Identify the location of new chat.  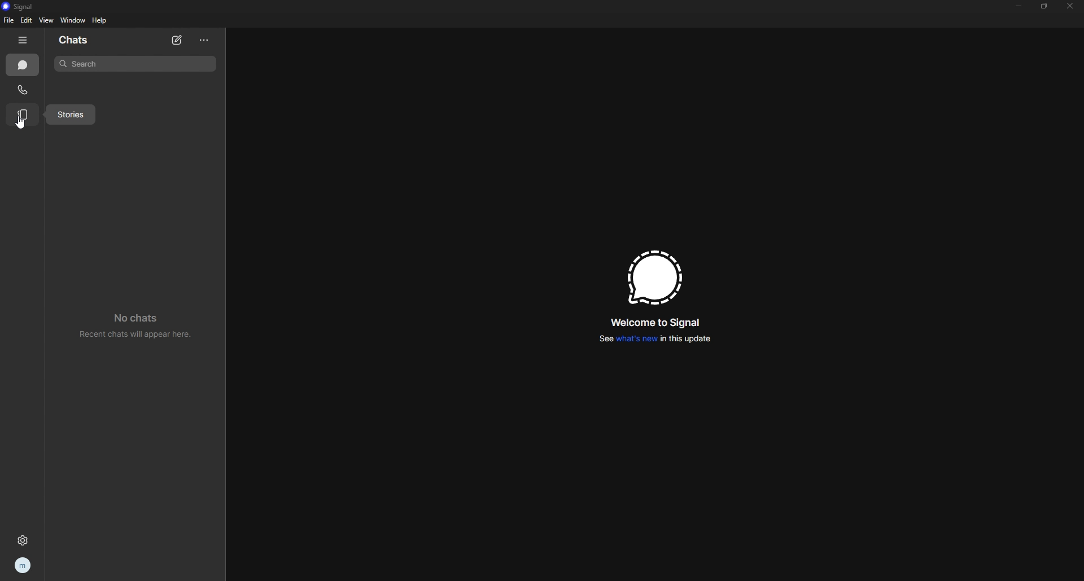
(177, 39).